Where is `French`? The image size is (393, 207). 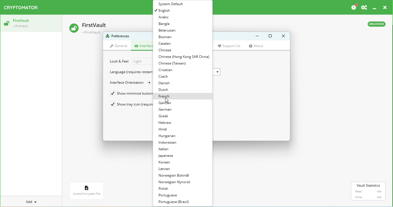 French is located at coordinates (165, 96).